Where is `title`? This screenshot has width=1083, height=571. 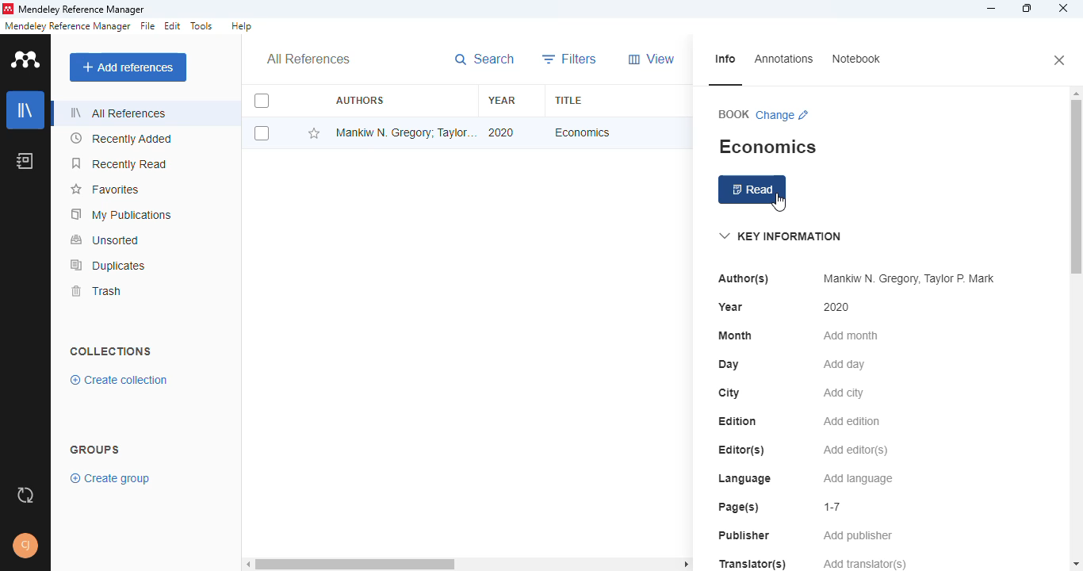 title is located at coordinates (569, 101).